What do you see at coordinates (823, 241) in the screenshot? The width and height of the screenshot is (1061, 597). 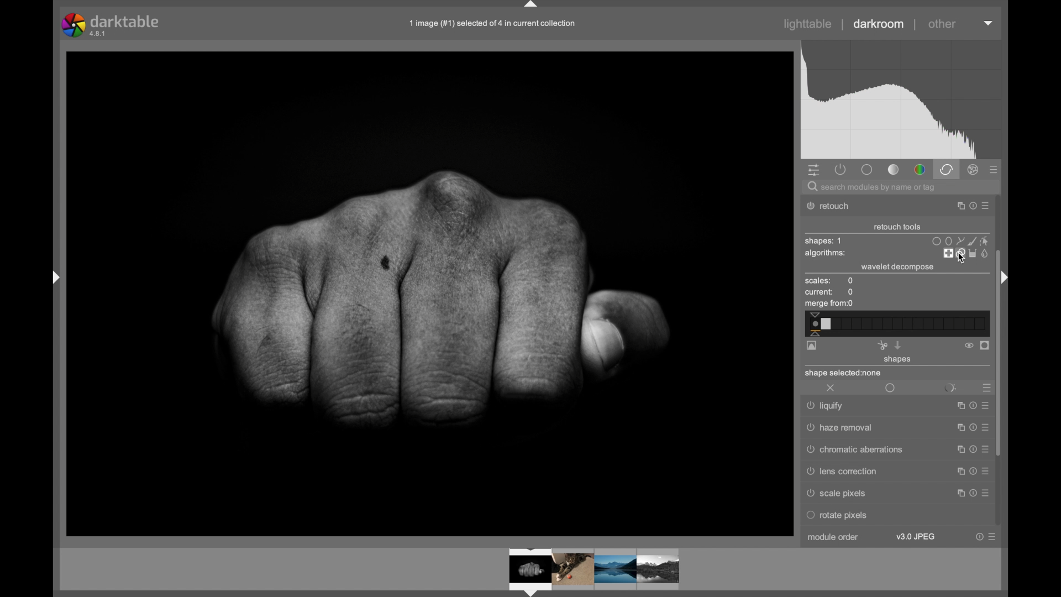 I see `shapes: 1` at bounding box center [823, 241].